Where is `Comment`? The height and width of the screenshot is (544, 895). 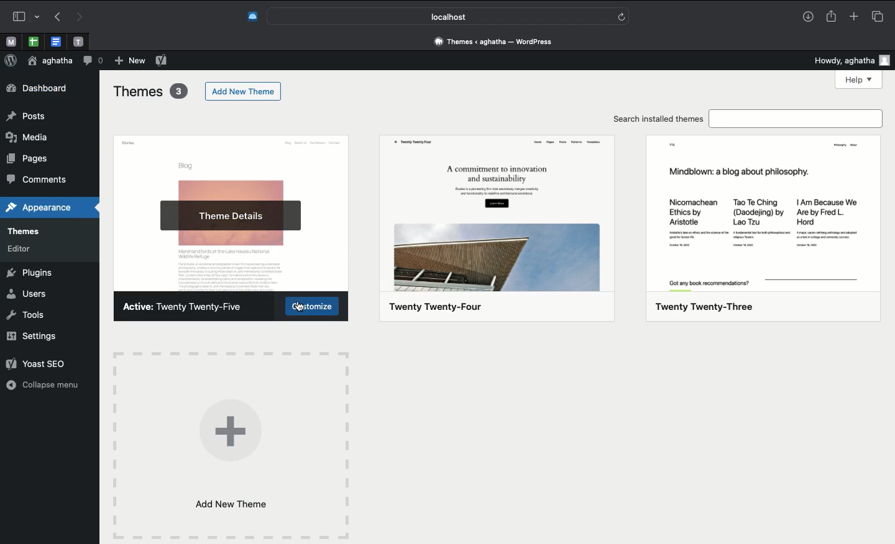
Comment is located at coordinates (93, 60).